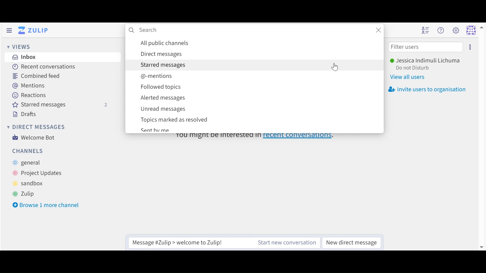 This screenshot has height=273, width=486. What do you see at coordinates (428, 60) in the screenshot?
I see `Username` at bounding box center [428, 60].